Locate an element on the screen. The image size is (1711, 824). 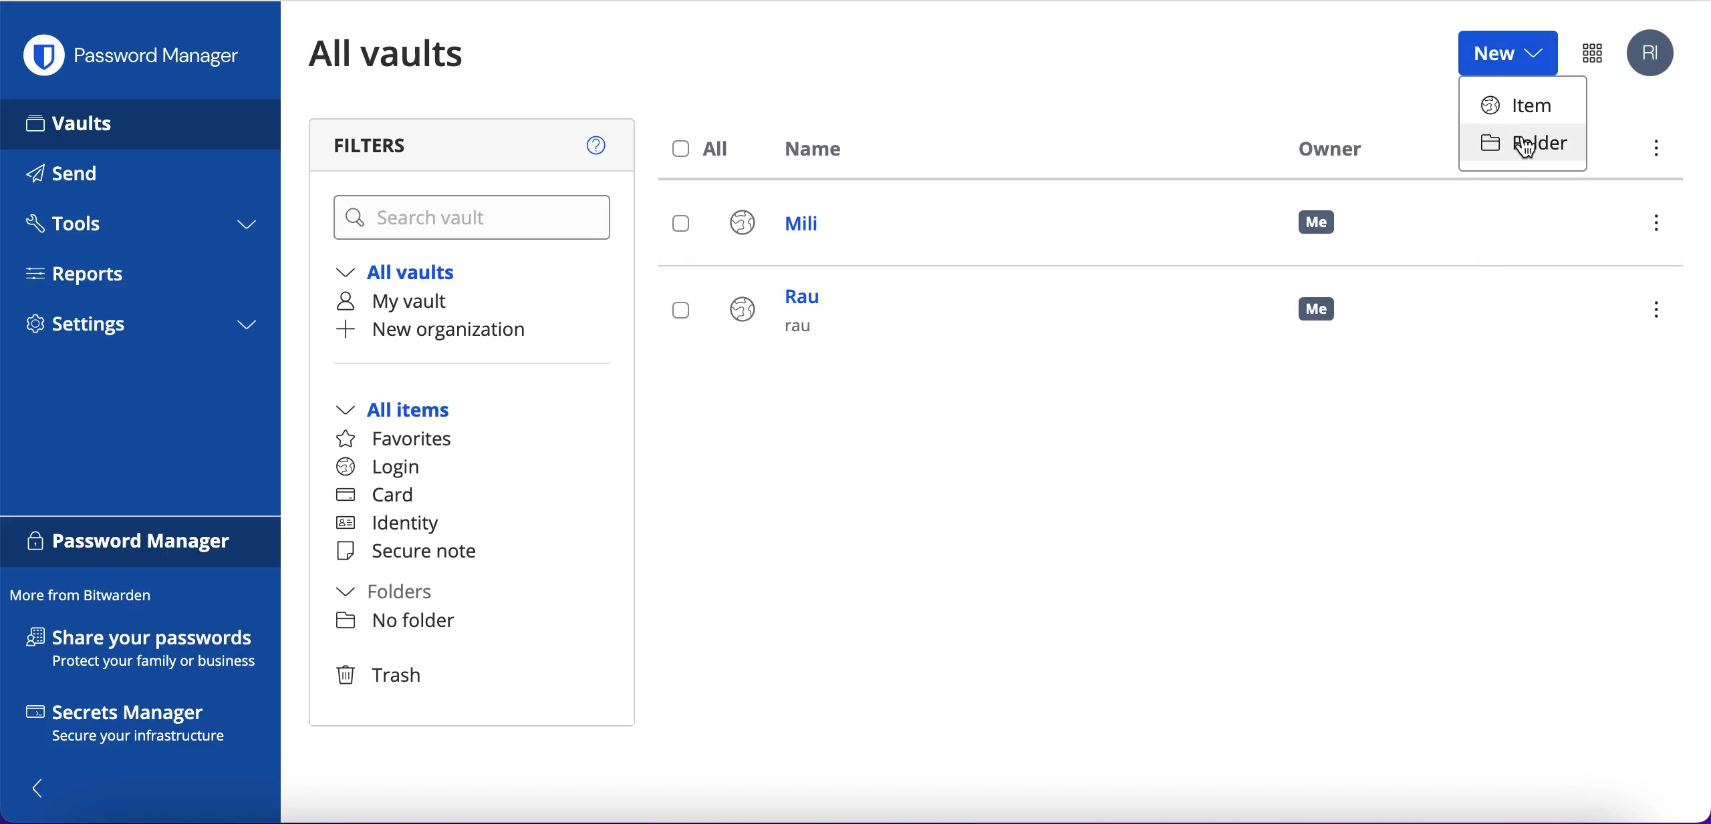
reports is located at coordinates (86, 274).